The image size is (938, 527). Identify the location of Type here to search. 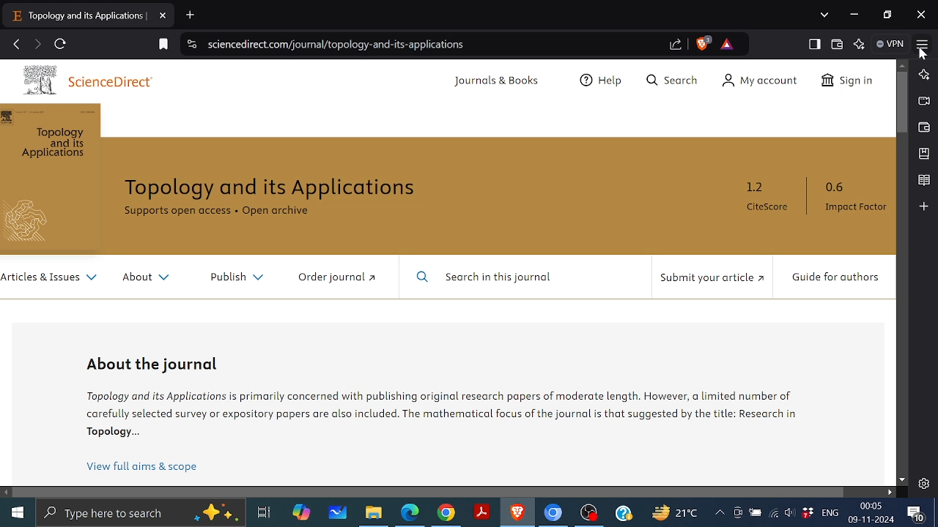
(142, 512).